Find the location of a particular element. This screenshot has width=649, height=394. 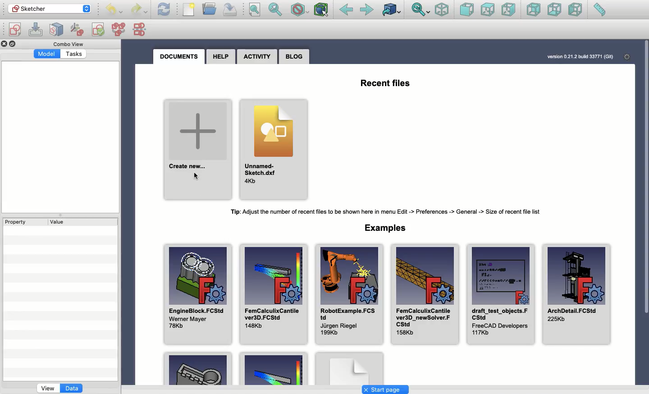

Example 1 is located at coordinates (196, 369).